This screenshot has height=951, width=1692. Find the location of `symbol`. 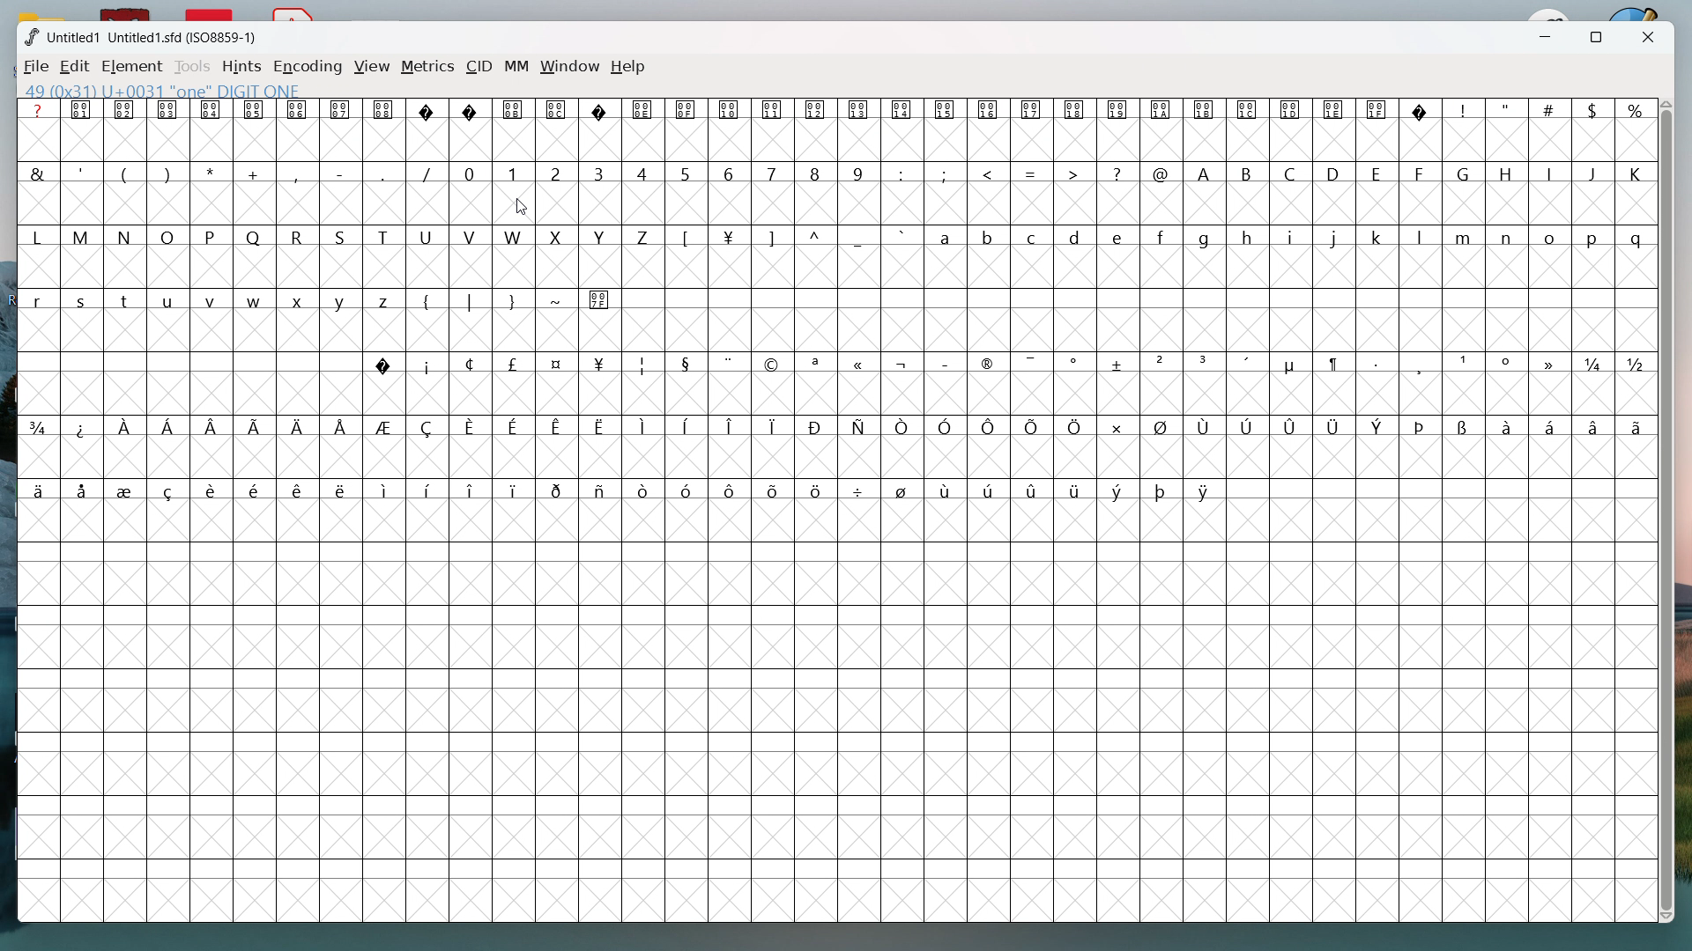

symbol is located at coordinates (300, 490).